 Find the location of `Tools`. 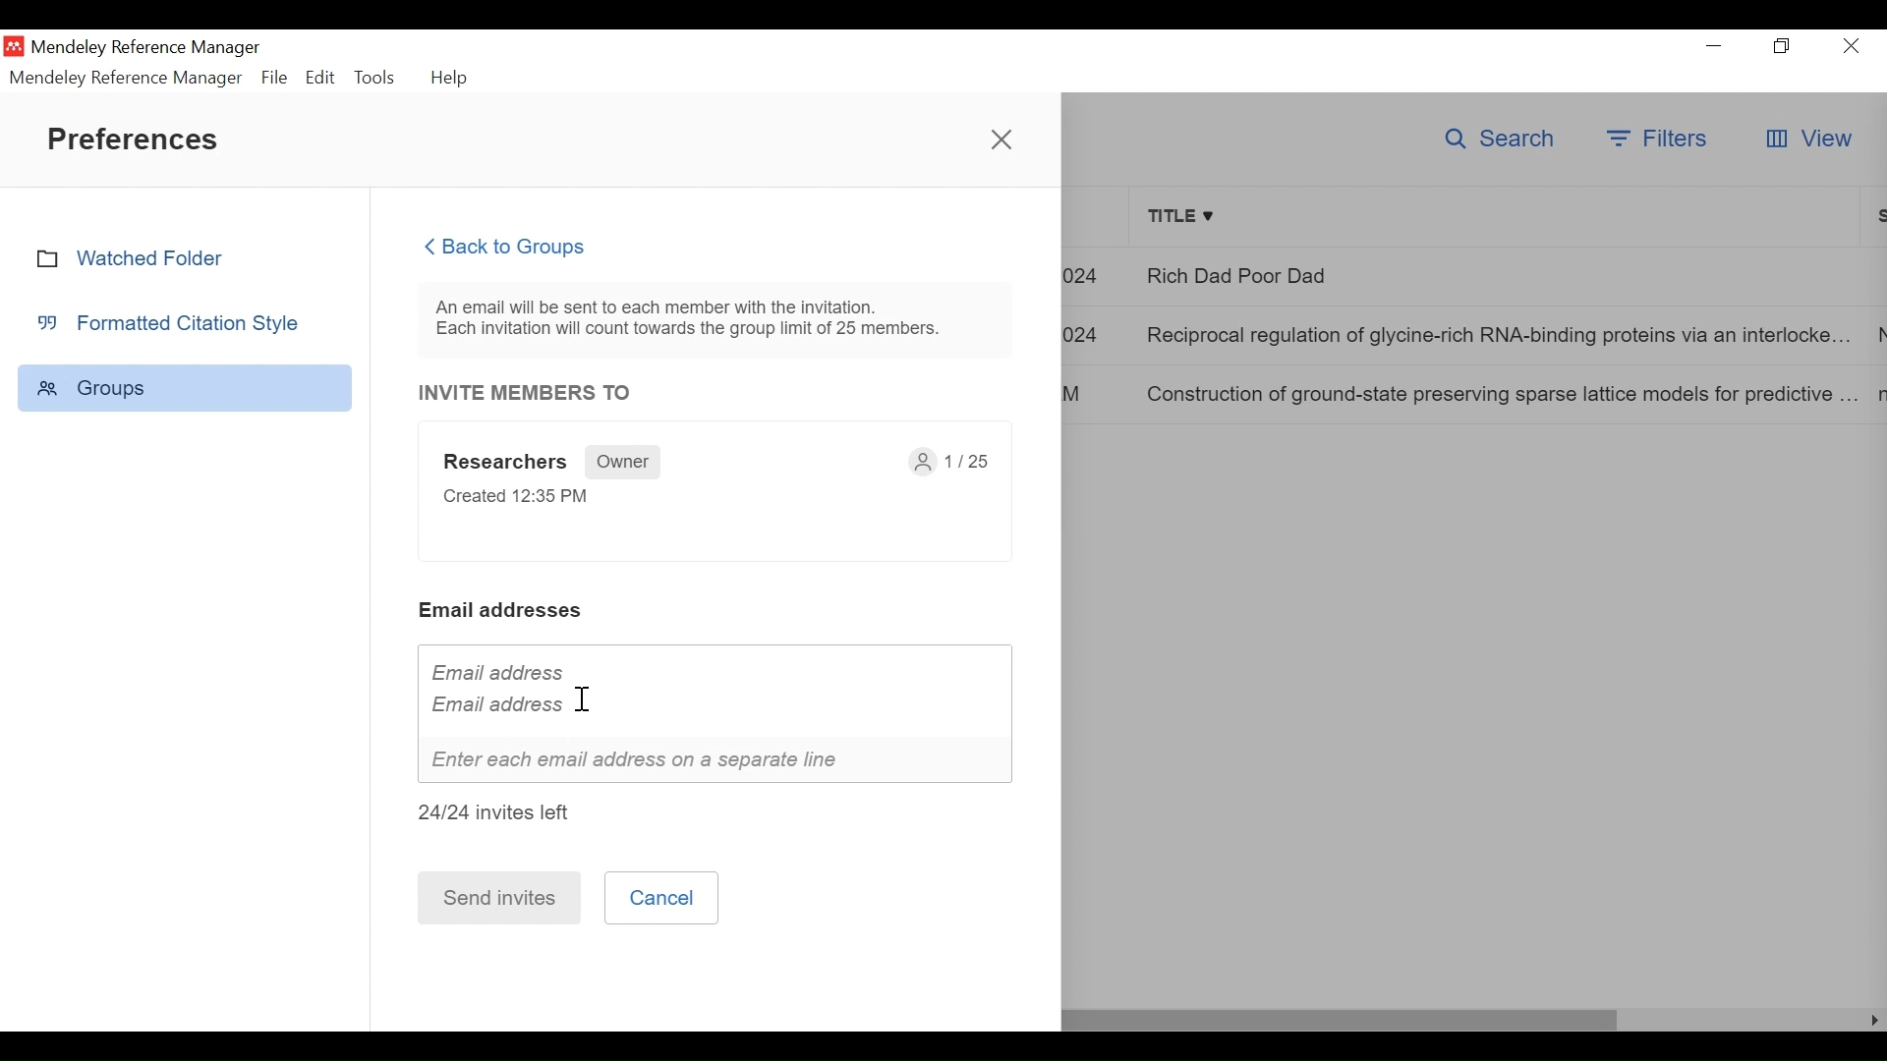

Tools is located at coordinates (376, 78).